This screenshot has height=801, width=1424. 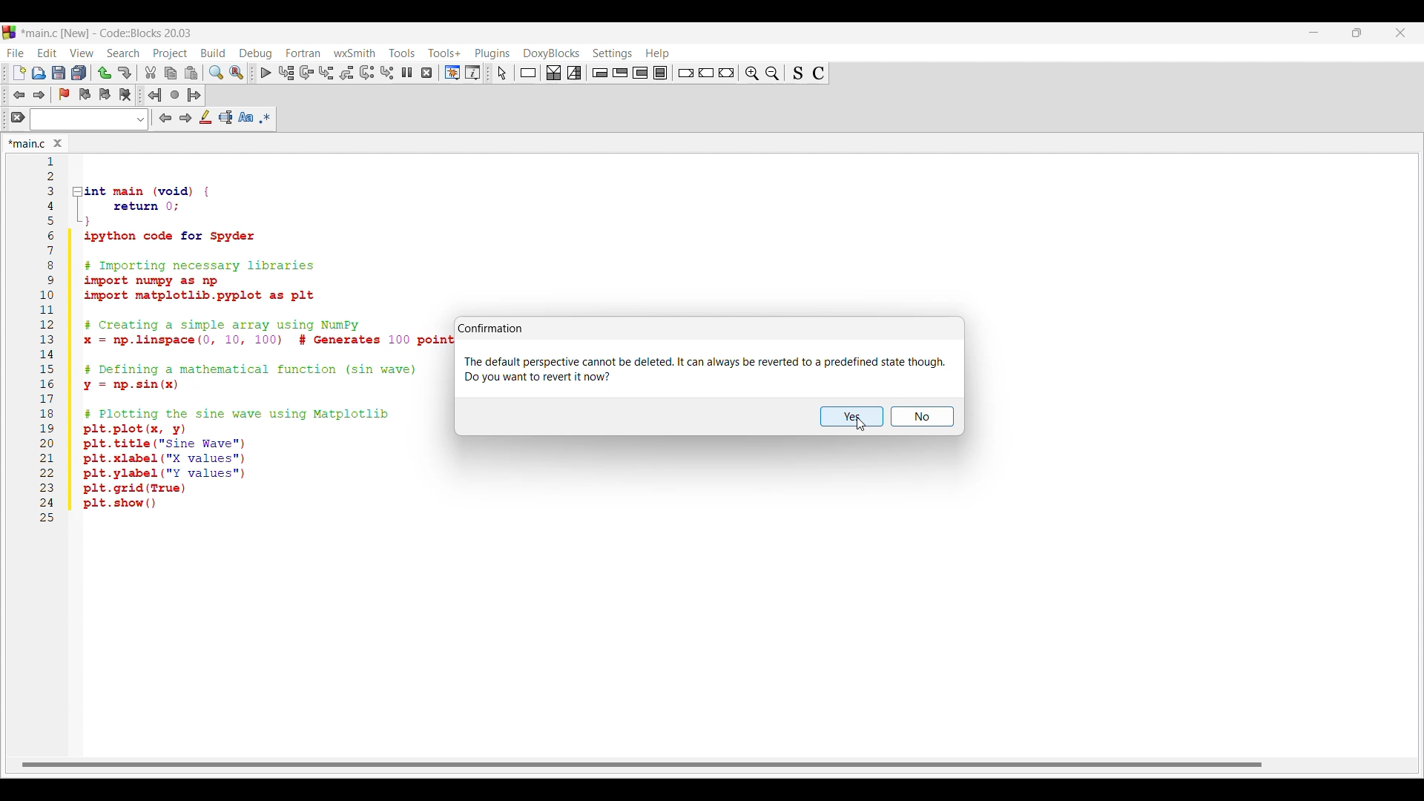 What do you see at coordinates (686, 73) in the screenshot?
I see `Break instruction` at bounding box center [686, 73].